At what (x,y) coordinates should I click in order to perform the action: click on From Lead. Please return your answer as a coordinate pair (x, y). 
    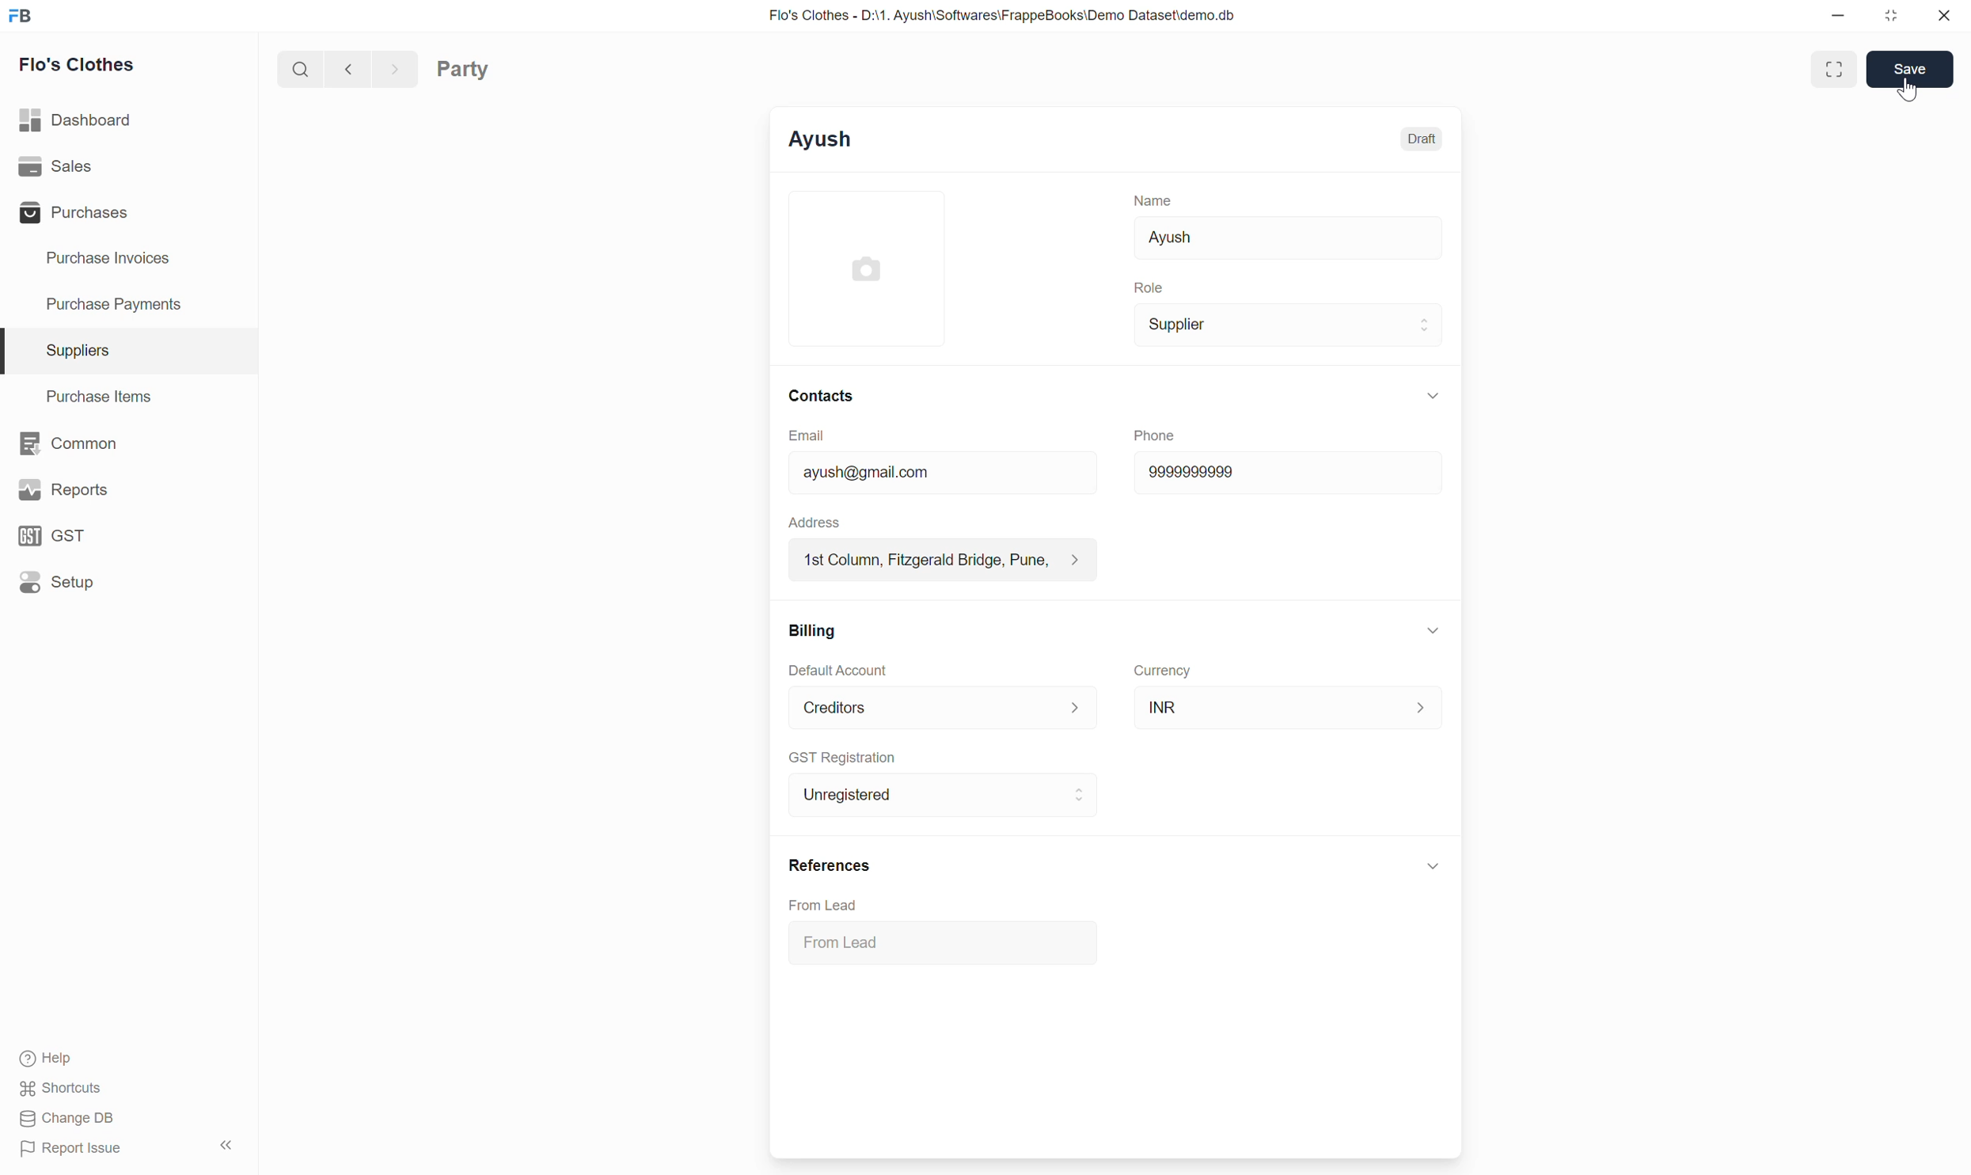
    Looking at the image, I should click on (944, 942).